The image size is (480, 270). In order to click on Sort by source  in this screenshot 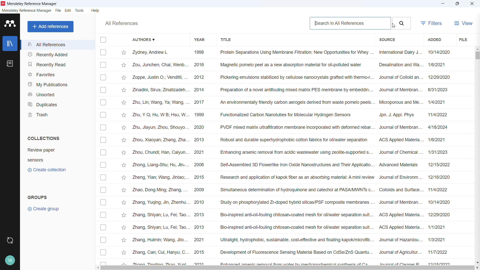, I will do `click(387, 40)`.